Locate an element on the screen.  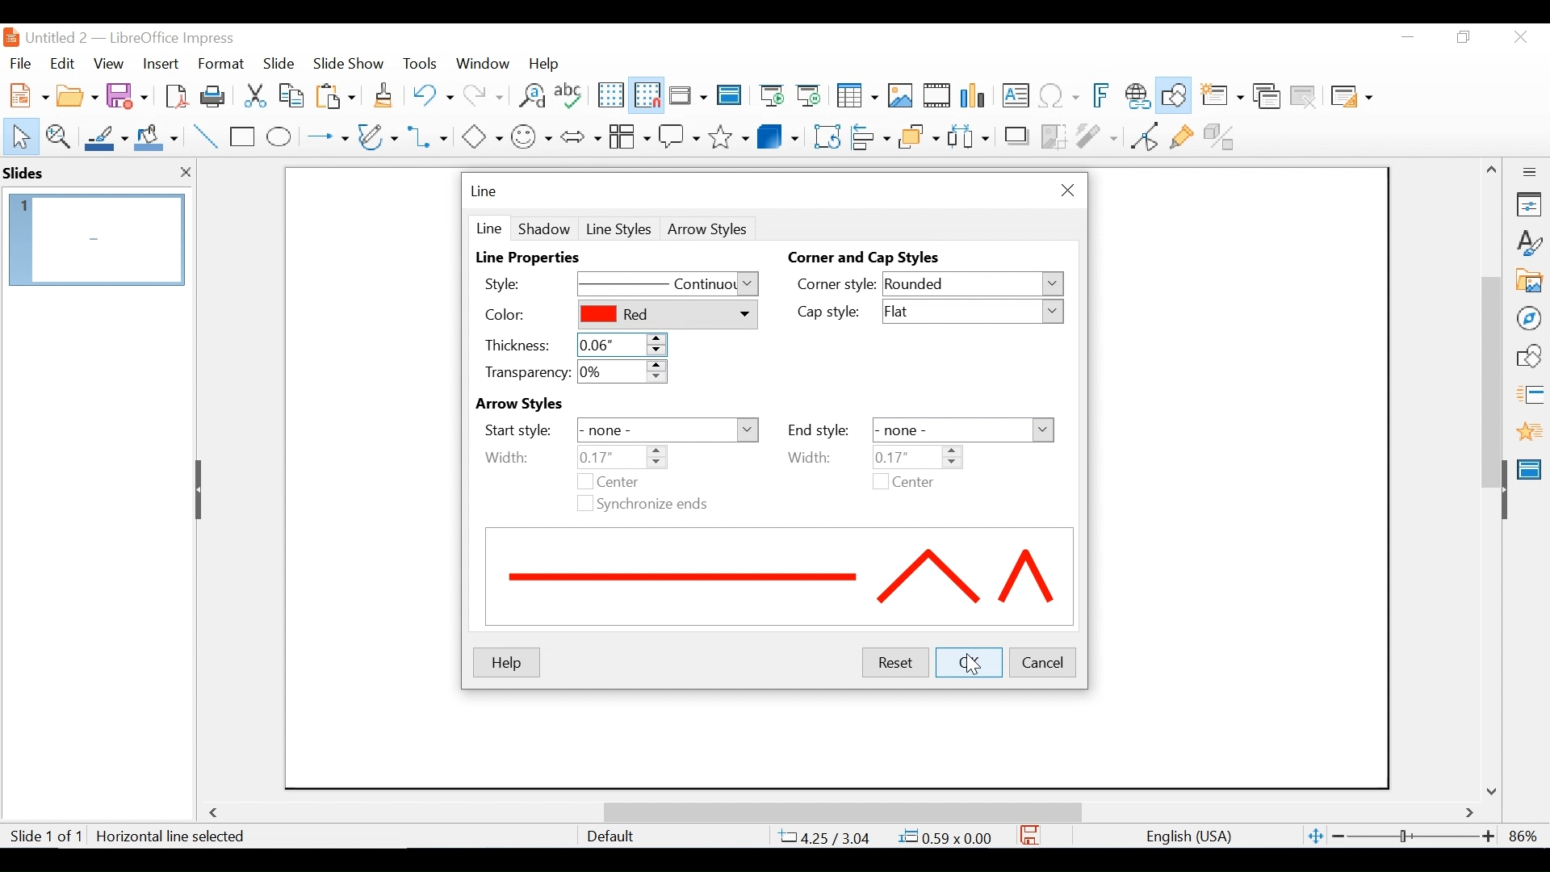
Cancel is located at coordinates (1043, 660).